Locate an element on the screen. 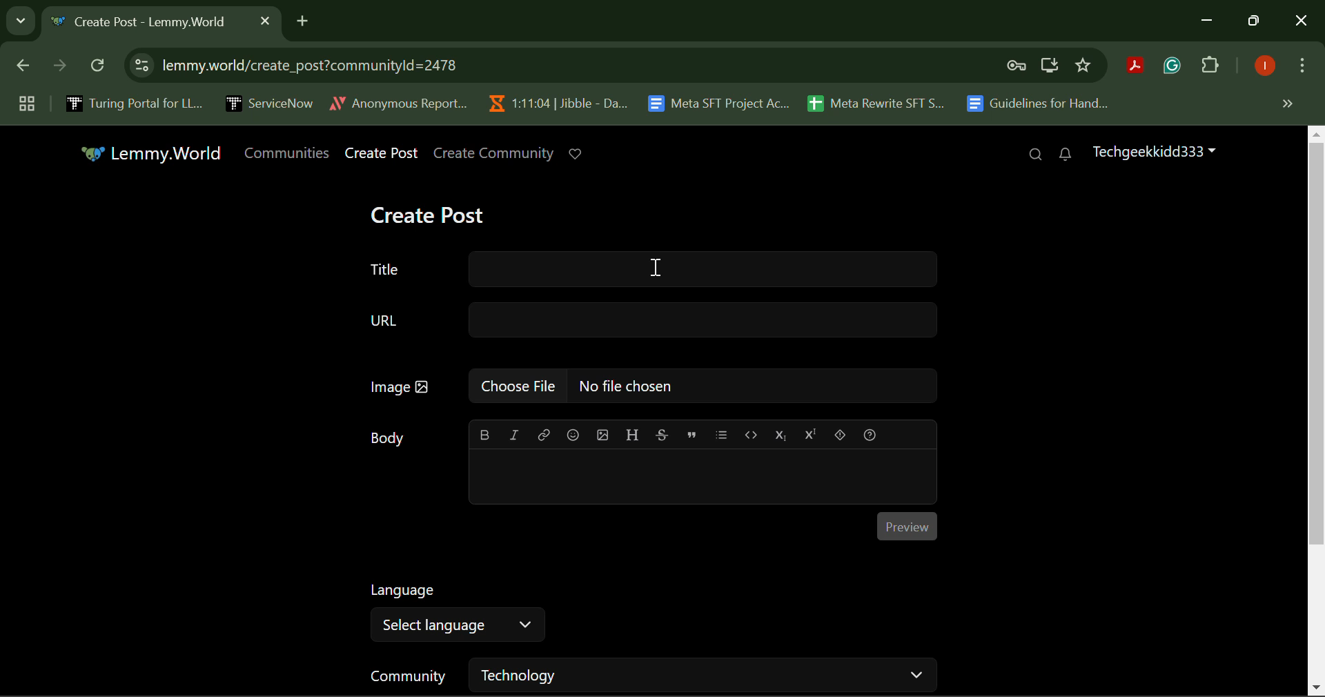  Communities is located at coordinates (290, 153).